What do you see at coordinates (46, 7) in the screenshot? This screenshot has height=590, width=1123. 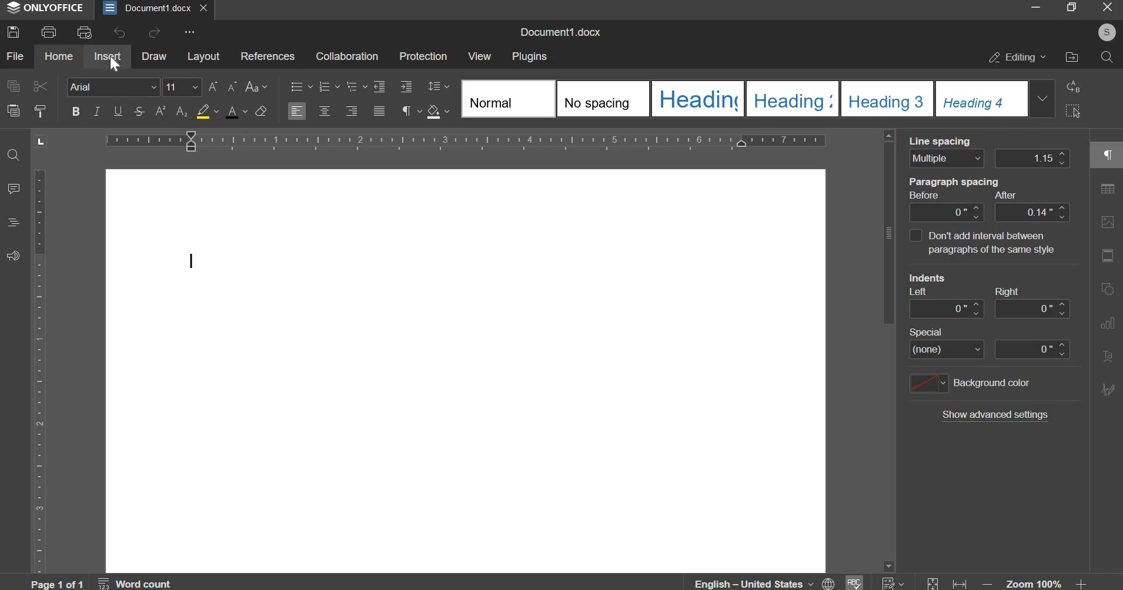 I see `onlyoffice` at bounding box center [46, 7].